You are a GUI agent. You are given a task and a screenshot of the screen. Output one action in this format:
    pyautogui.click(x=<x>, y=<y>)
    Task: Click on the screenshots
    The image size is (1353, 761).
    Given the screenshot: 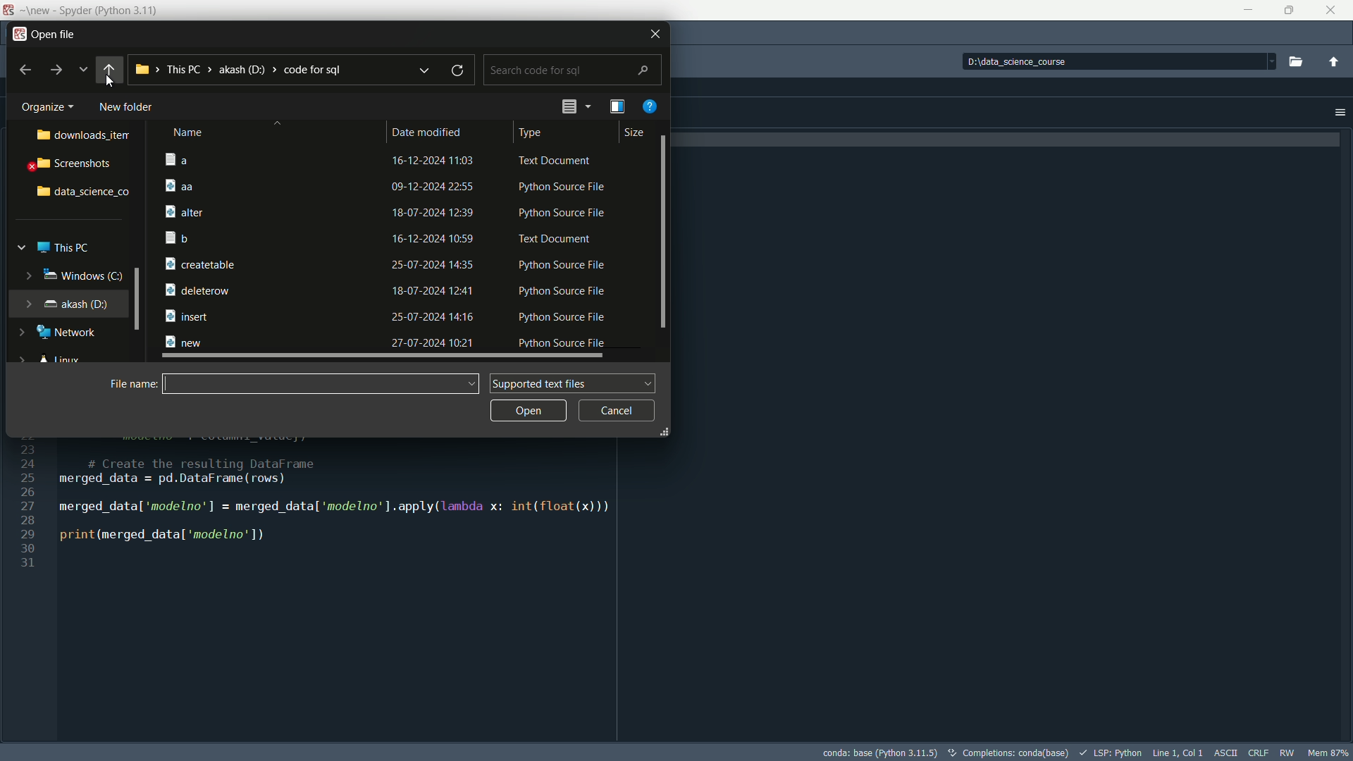 What is the action you would take?
    pyautogui.click(x=74, y=163)
    